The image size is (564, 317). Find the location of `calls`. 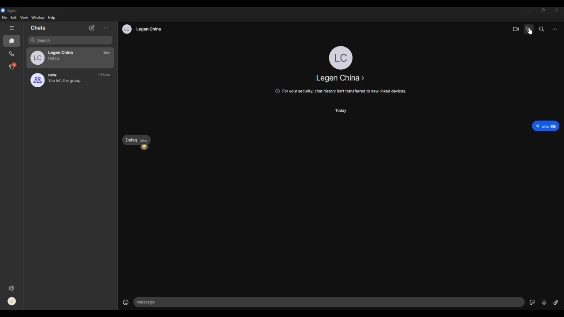

calls is located at coordinates (13, 54).